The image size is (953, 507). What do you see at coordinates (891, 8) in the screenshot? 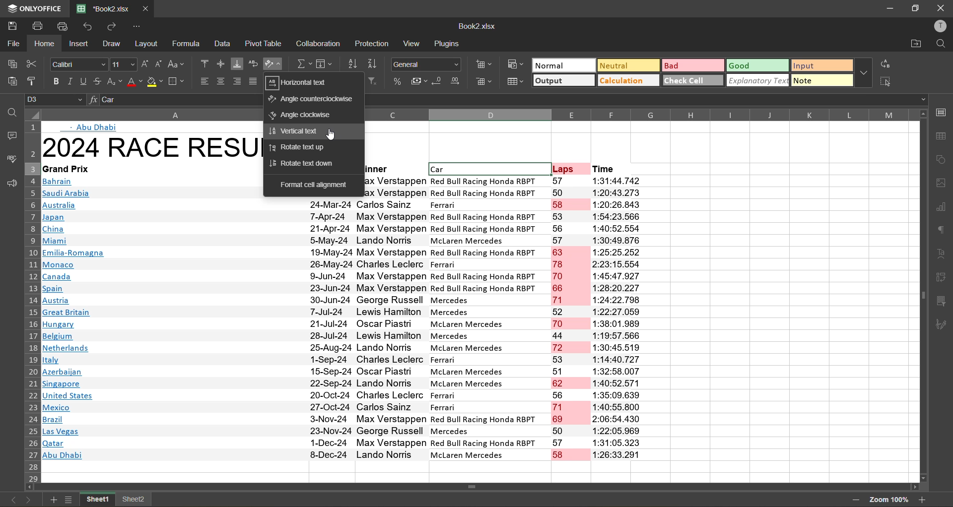
I see `minimize` at bounding box center [891, 8].